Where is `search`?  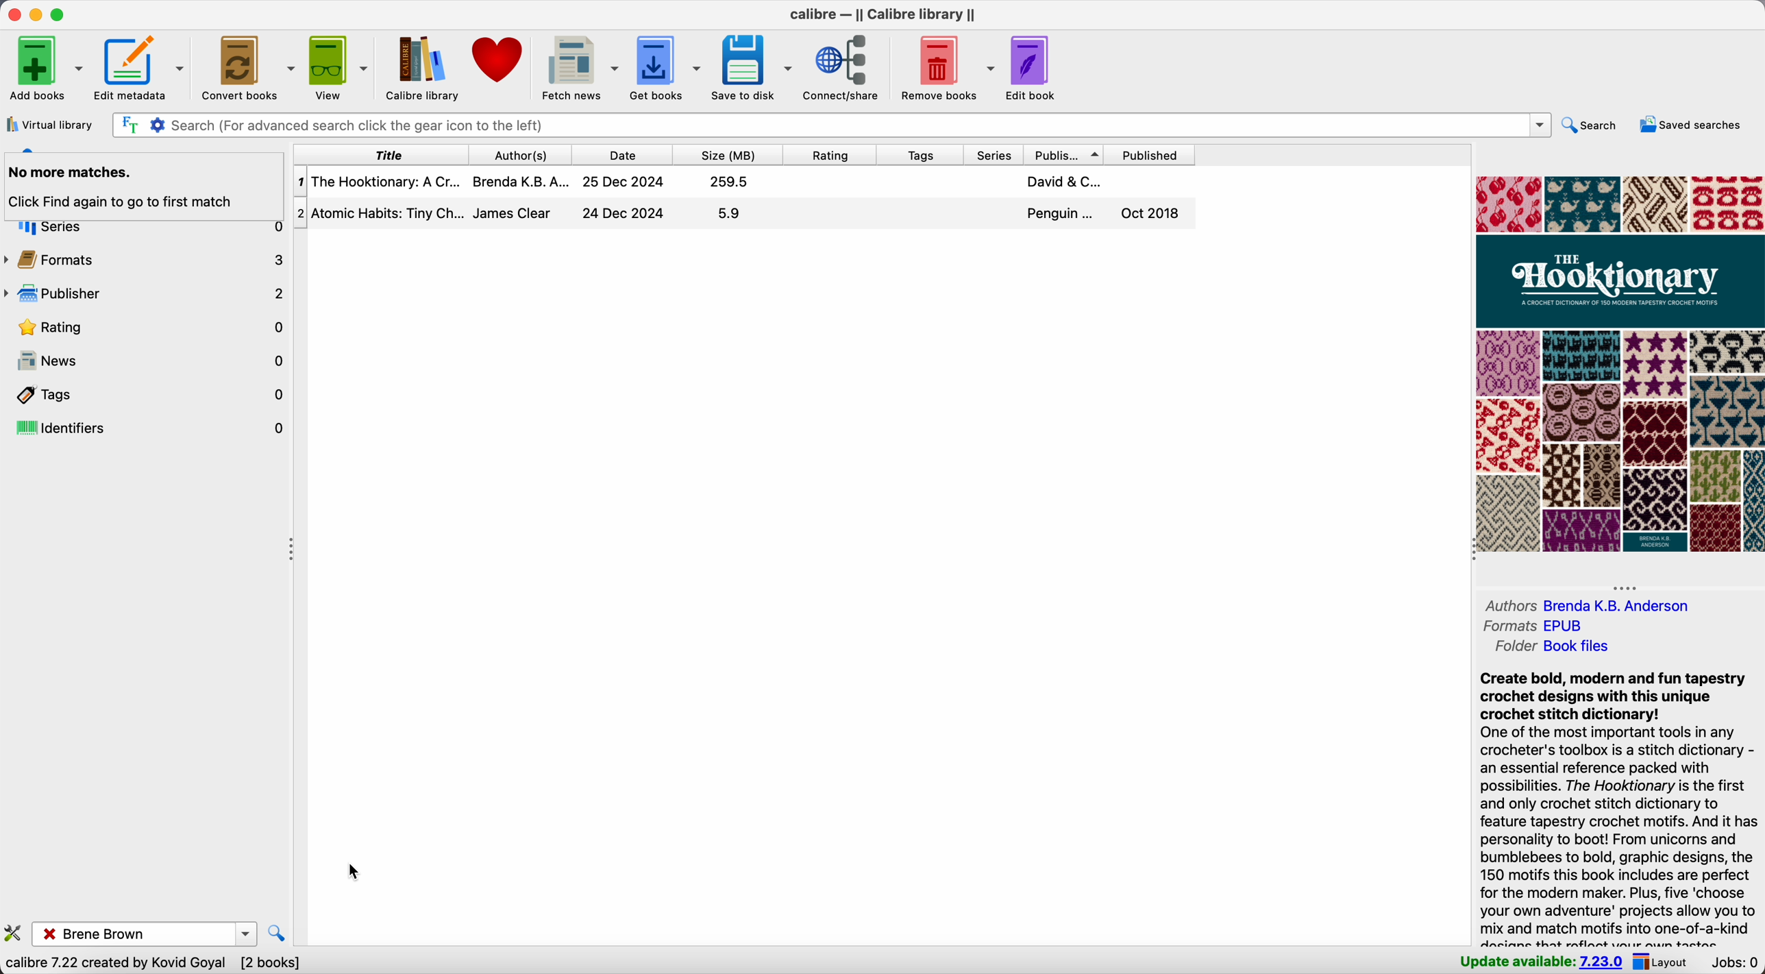
search is located at coordinates (1591, 125).